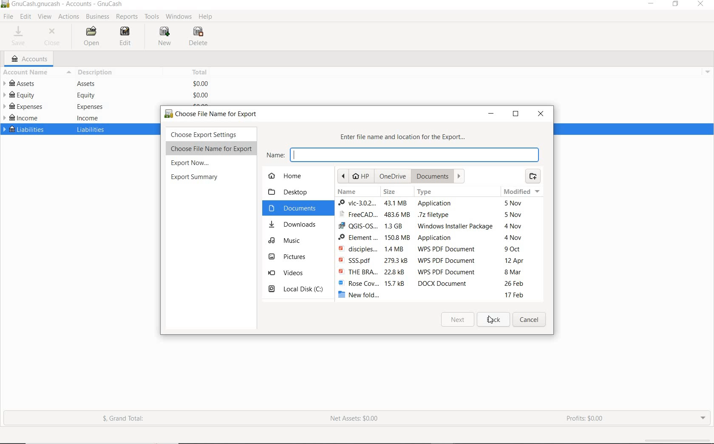 Image resolution: width=714 pixels, height=444 pixels. What do you see at coordinates (93, 73) in the screenshot?
I see `DESCRIPTION` at bounding box center [93, 73].